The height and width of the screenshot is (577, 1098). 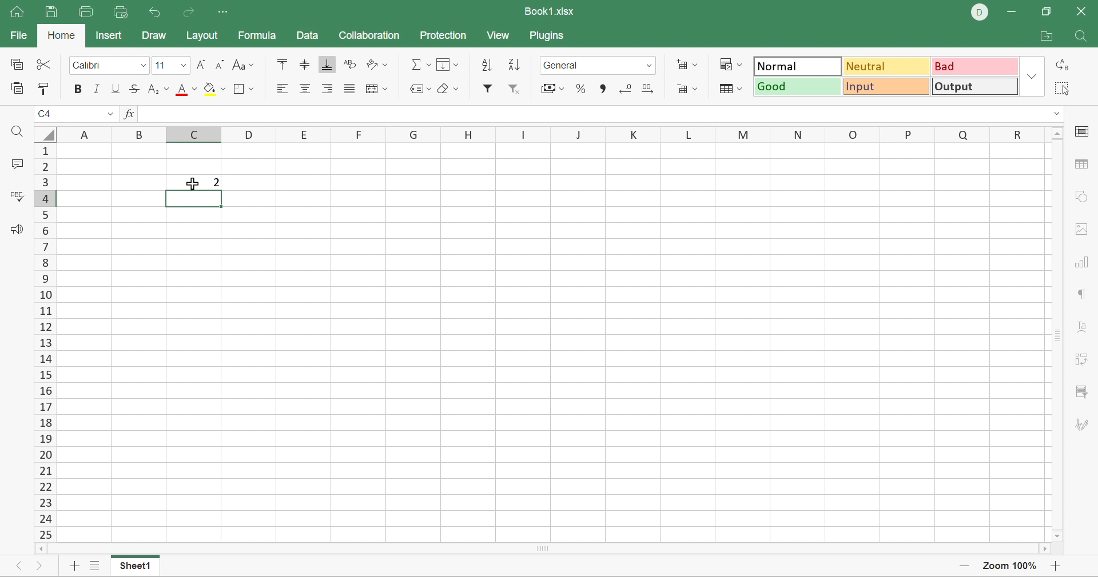 What do you see at coordinates (226, 13) in the screenshot?
I see `Customize quick access toolbar` at bounding box center [226, 13].